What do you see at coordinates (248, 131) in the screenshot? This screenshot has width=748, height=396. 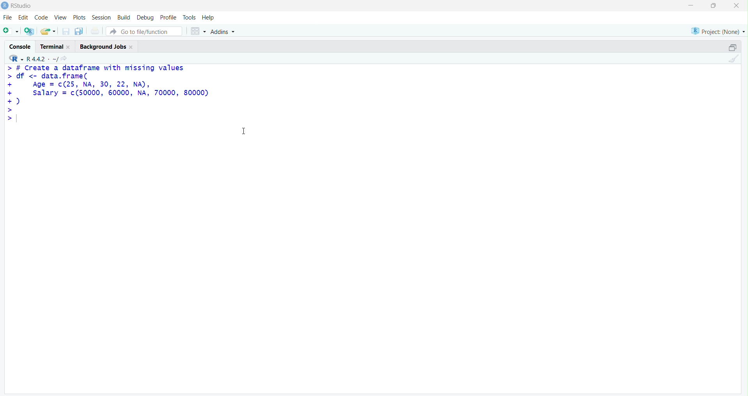 I see `Text cursor` at bounding box center [248, 131].